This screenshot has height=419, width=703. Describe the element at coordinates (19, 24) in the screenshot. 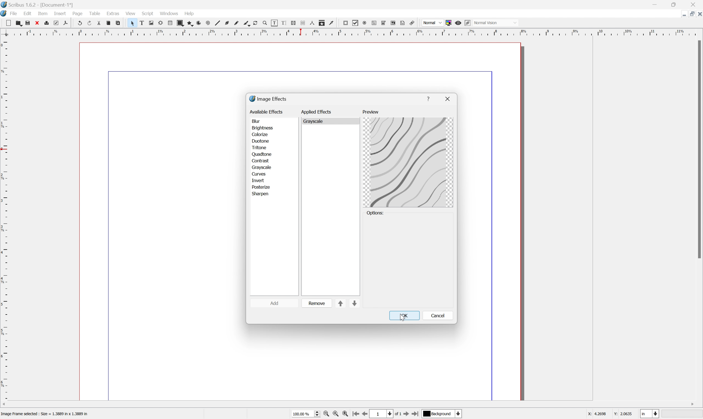

I see `New` at that location.